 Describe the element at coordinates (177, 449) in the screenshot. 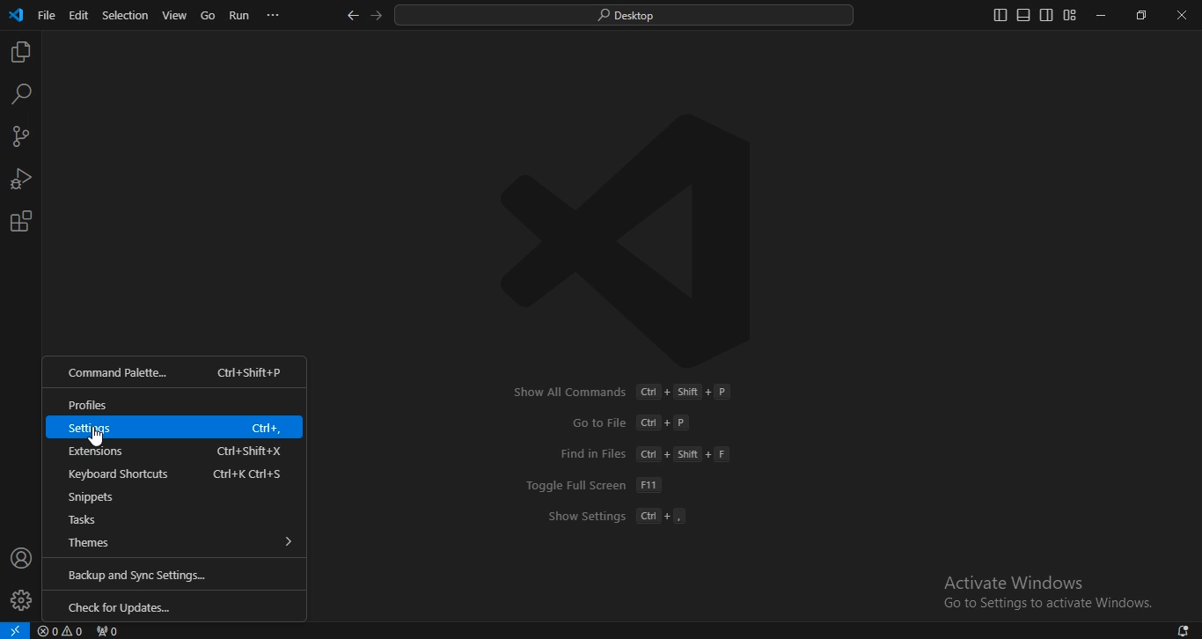

I see `extensions` at that location.